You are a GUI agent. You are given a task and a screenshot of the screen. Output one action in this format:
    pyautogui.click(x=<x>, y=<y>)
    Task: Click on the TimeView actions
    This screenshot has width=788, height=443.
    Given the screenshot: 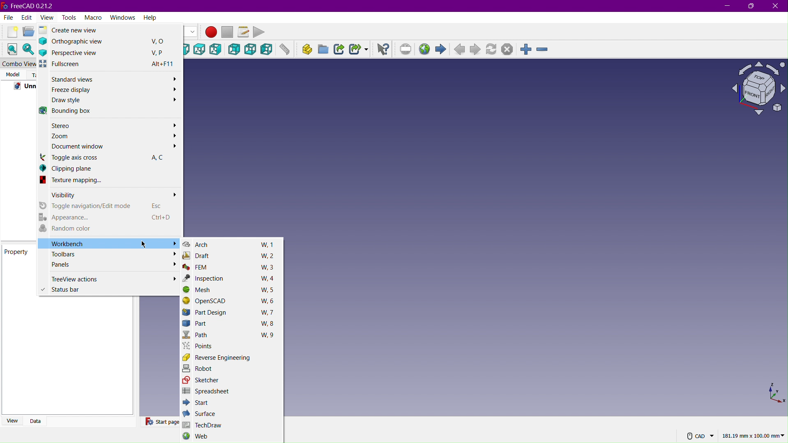 What is the action you would take?
    pyautogui.click(x=110, y=276)
    